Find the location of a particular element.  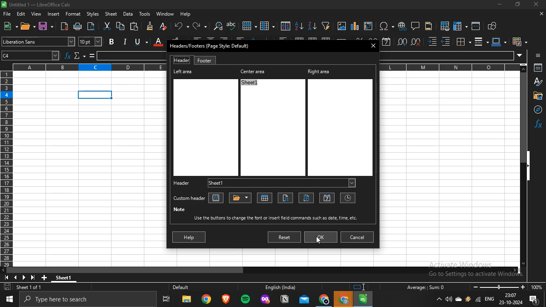

print is located at coordinates (79, 26).